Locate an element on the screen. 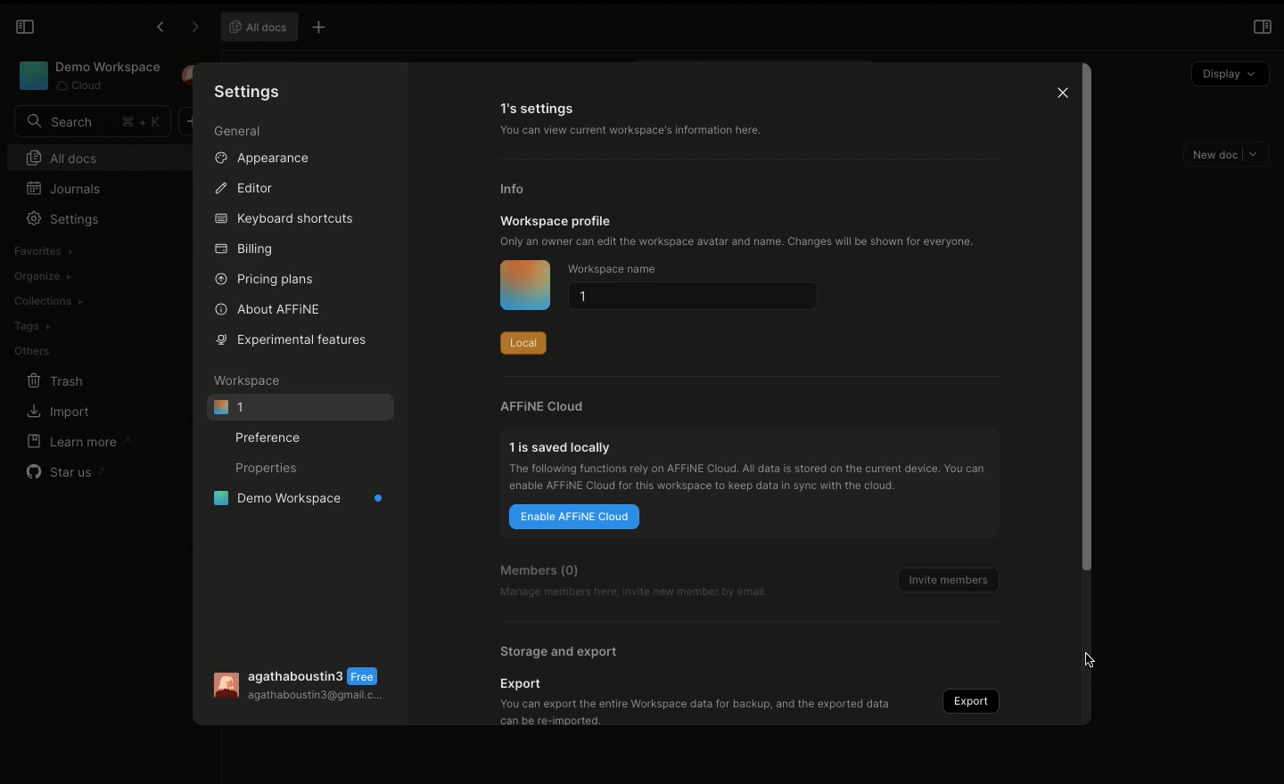 The height and width of the screenshot is (784, 1284). Manage members here, invite new member by email is located at coordinates (638, 593).